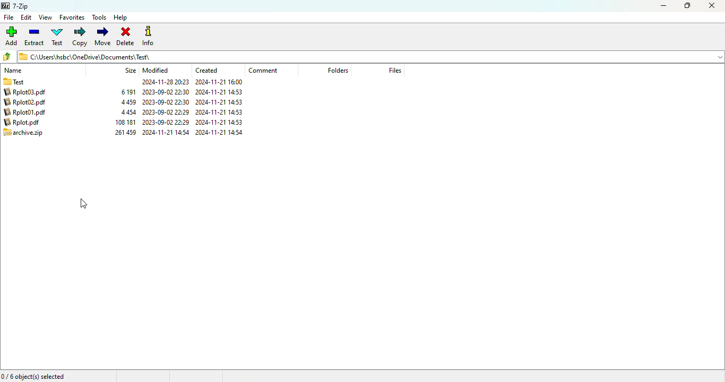 This screenshot has width=725, height=382. Describe the element at coordinates (220, 121) in the screenshot. I see `2024-11-21 14:53` at that location.